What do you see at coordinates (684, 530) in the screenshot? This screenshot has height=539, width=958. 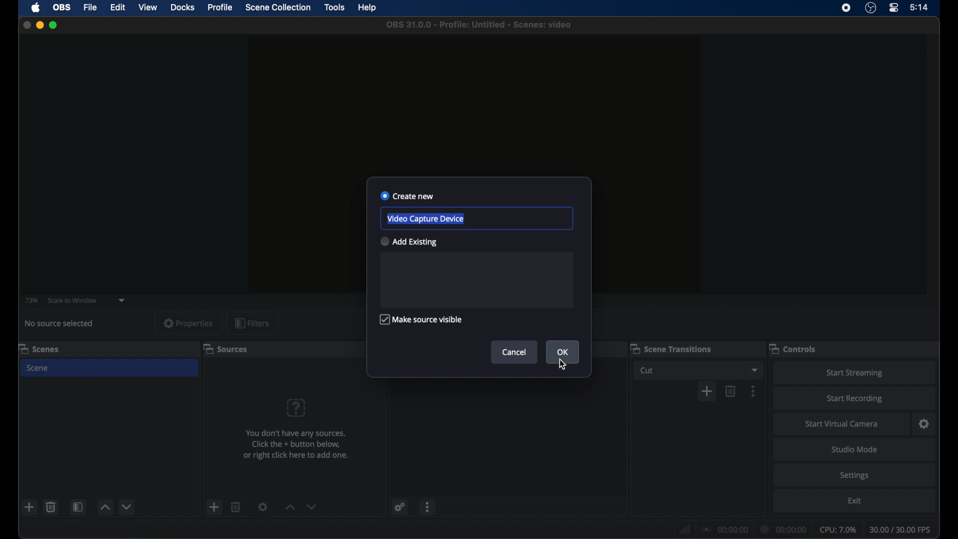 I see `network` at bounding box center [684, 530].